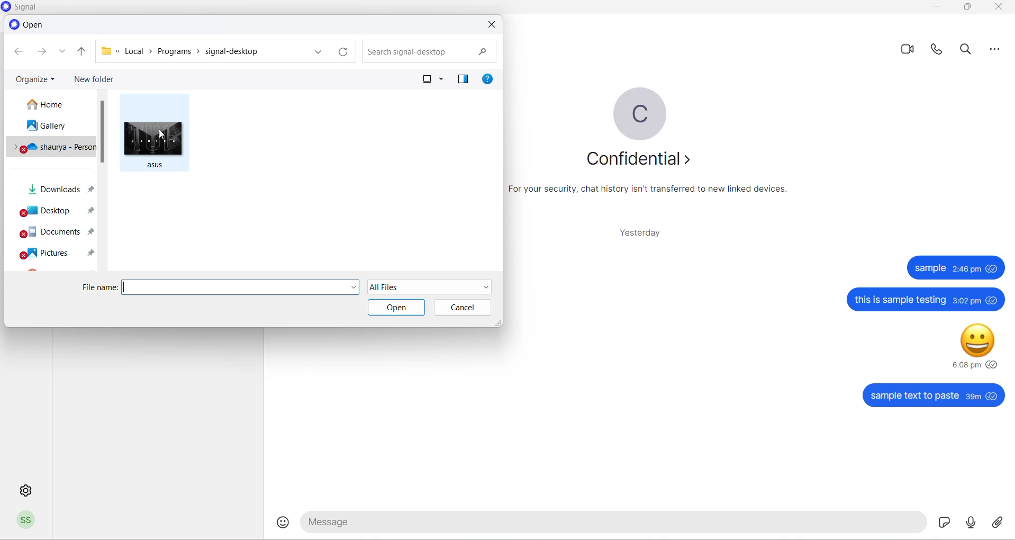  What do you see at coordinates (29, 24) in the screenshot?
I see `open dialog box title` at bounding box center [29, 24].